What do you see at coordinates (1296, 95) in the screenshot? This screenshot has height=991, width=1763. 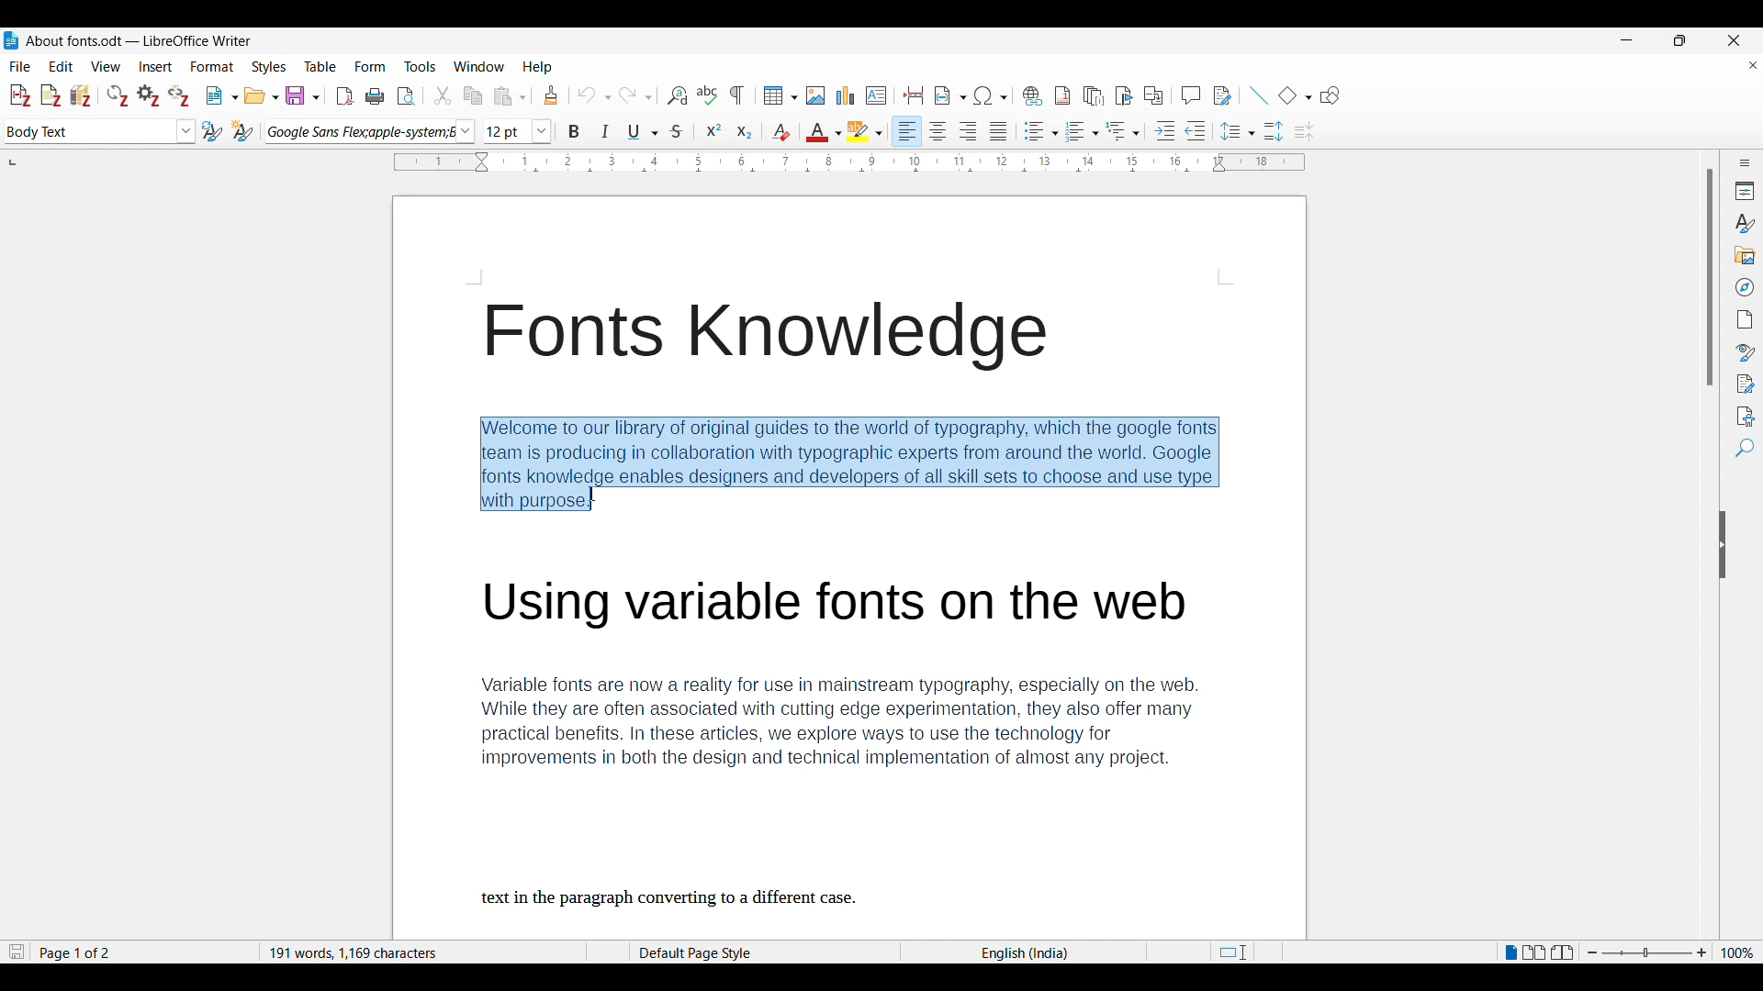 I see `Basic shape options` at bounding box center [1296, 95].